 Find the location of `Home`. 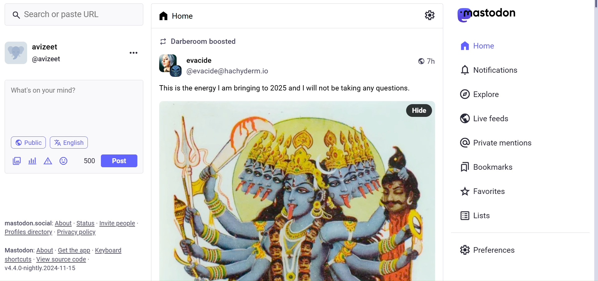

Home is located at coordinates (178, 16).